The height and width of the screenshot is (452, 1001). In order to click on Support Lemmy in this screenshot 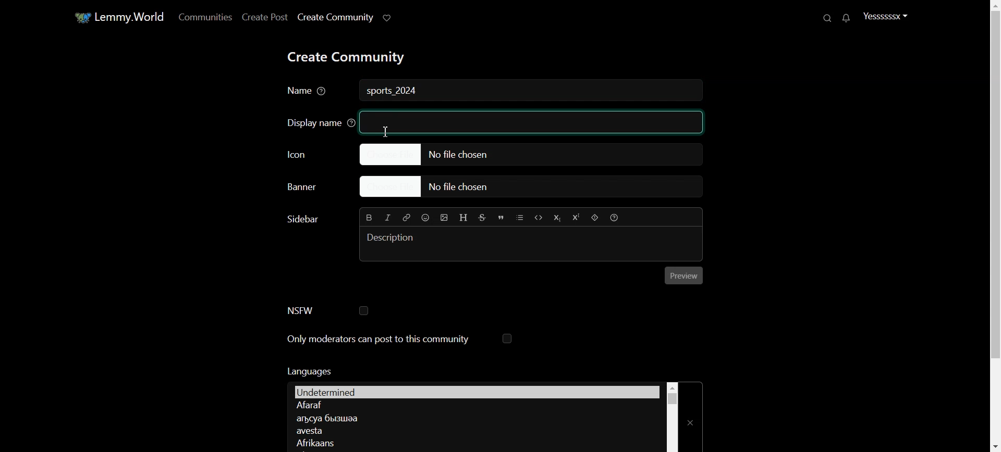, I will do `click(388, 17)`.